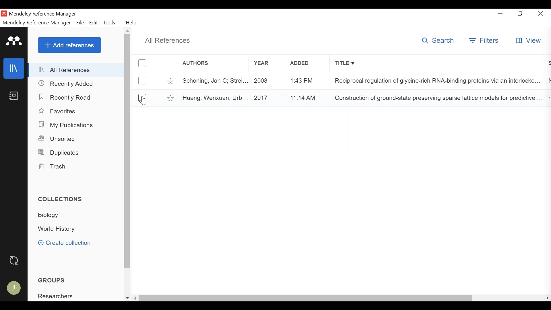  I want to click on File, so click(80, 23).